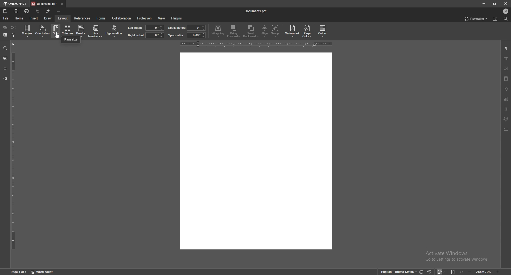 Image resolution: width=511 pixels, height=275 pixels. Describe the element at coordinates (476, 19) in the screenshot. I see `status` at that location.